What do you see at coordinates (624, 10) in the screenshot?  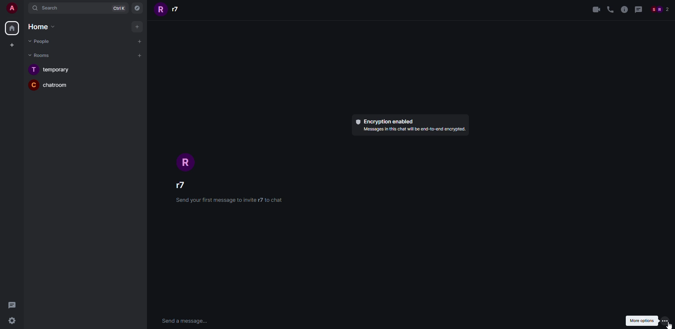 I see `information` at bounding box center [624, 10].